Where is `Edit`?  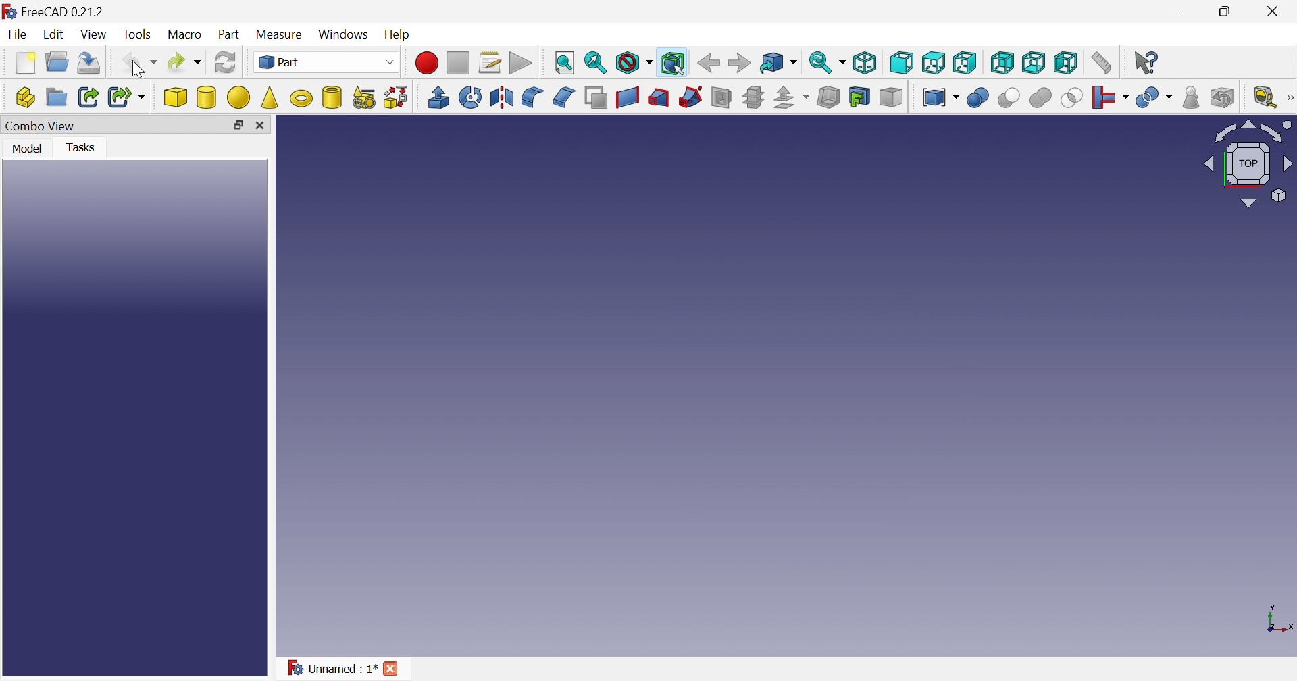
Edit is located at coordinates (53, 34).